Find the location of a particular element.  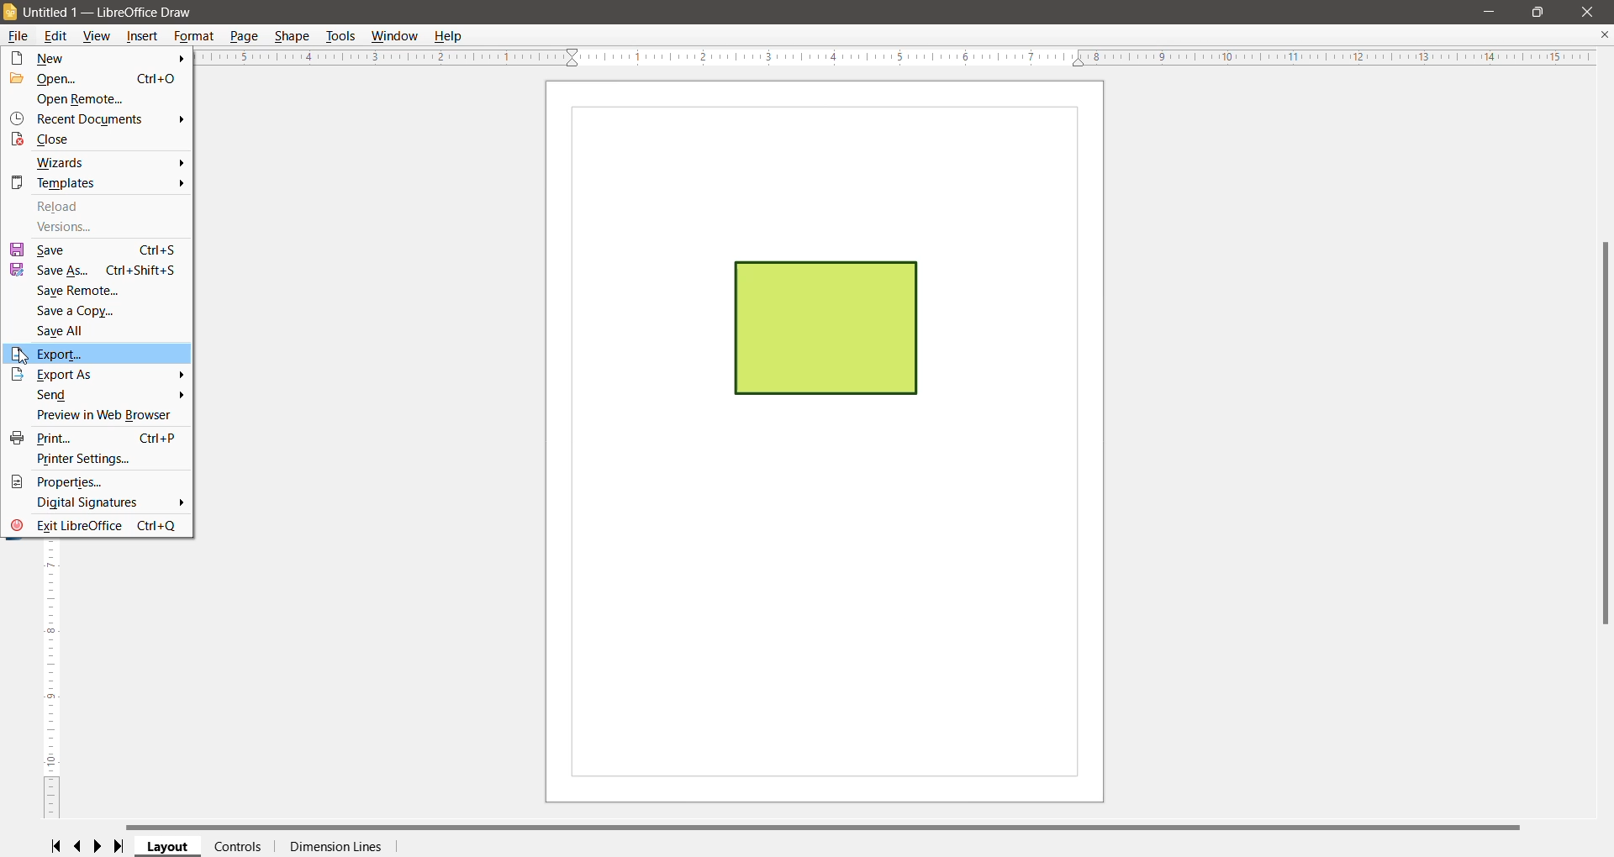

More options is located at coordinates (181, 175).